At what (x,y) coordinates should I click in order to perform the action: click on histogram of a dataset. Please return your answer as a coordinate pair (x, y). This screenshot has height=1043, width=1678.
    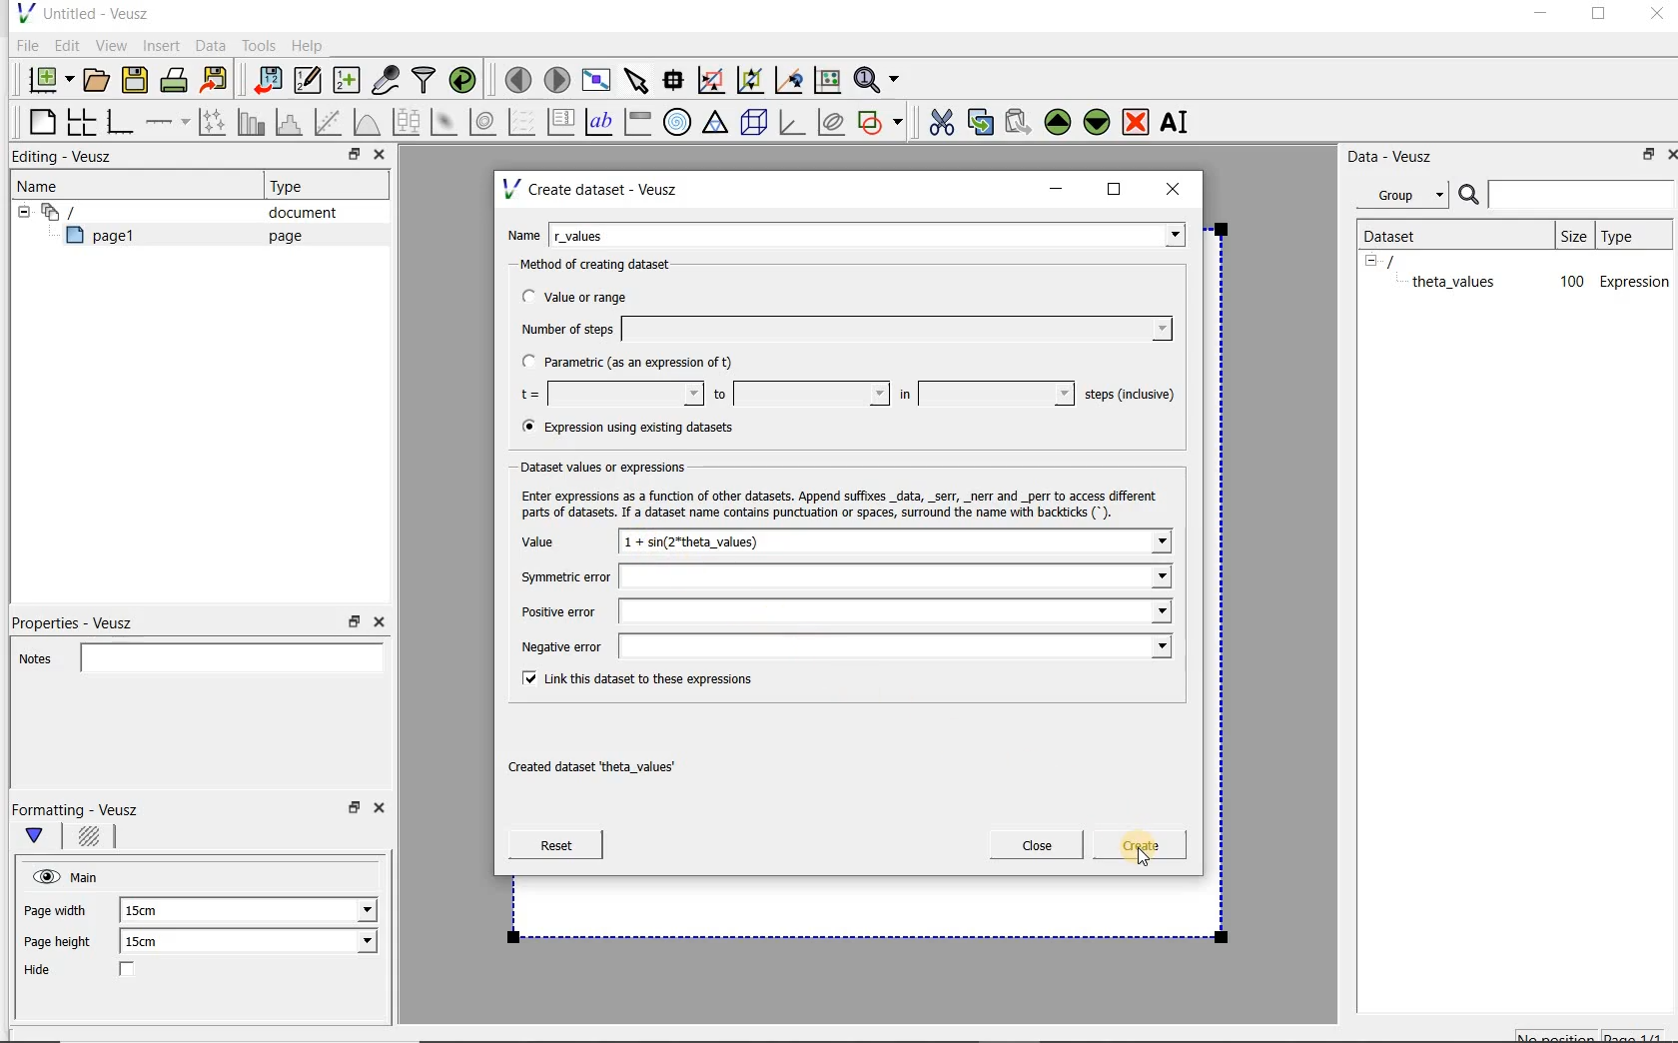
    Looking at the image, I should click on (292, 122).